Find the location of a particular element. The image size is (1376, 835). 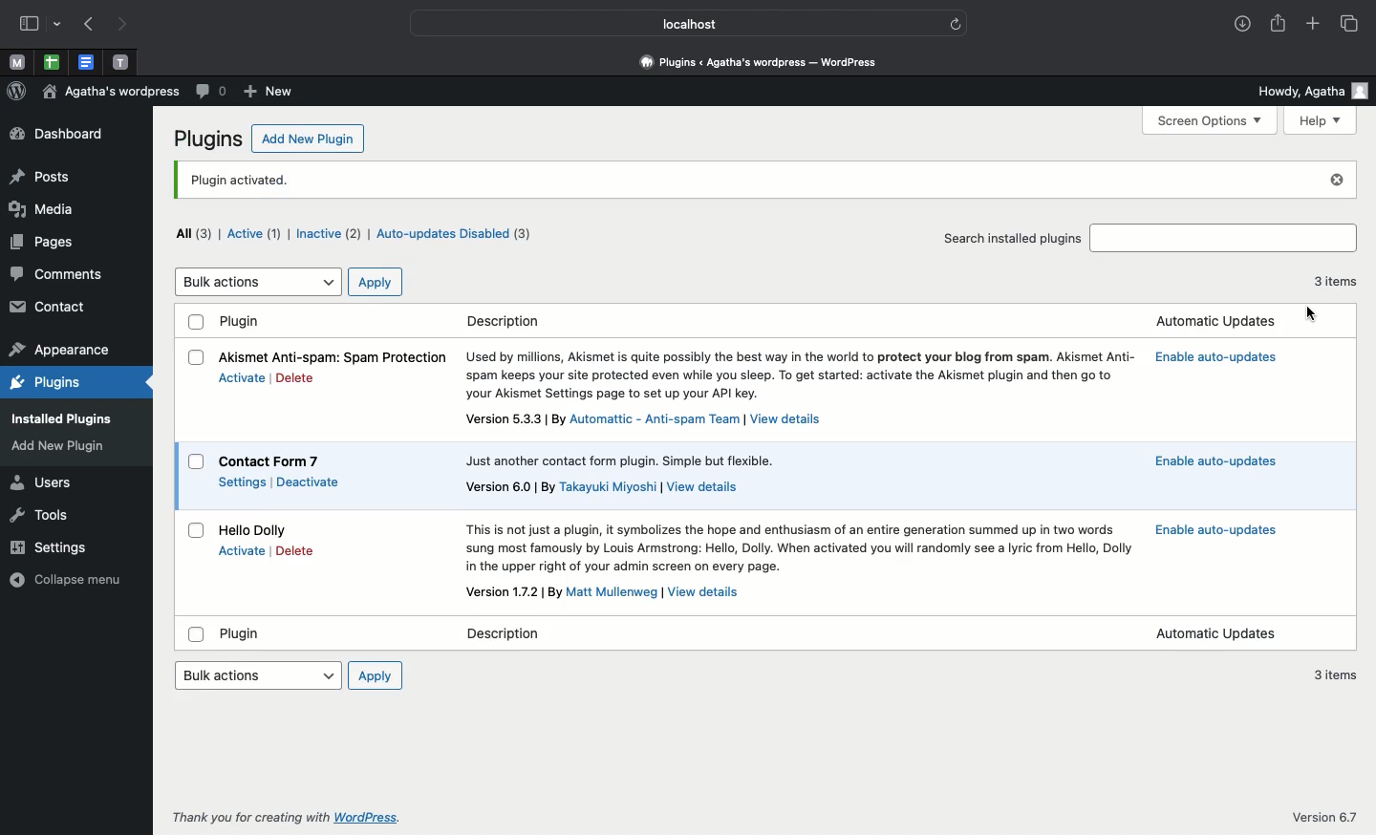

Comment is located at coordinates (209, 93).